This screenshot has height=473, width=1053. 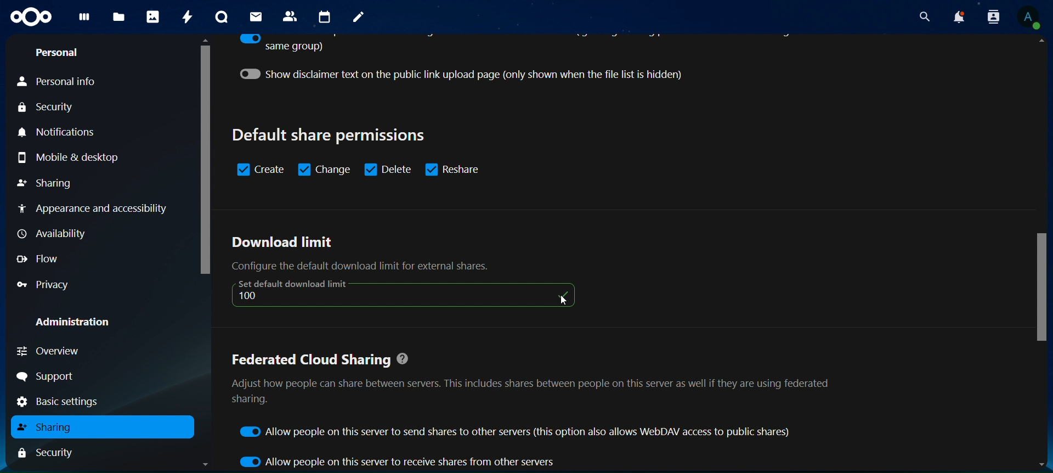 What do you see at coordinates (261, 170) in the screenshot?
I see `sreate ` at bounding box center [261, 170].